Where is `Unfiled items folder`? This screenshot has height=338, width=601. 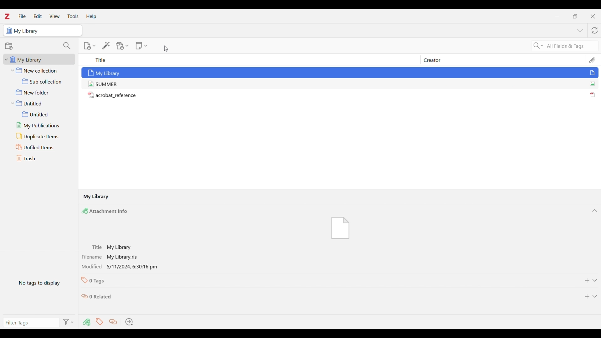 Unfiled items folder is located at coordinates (41, 147).